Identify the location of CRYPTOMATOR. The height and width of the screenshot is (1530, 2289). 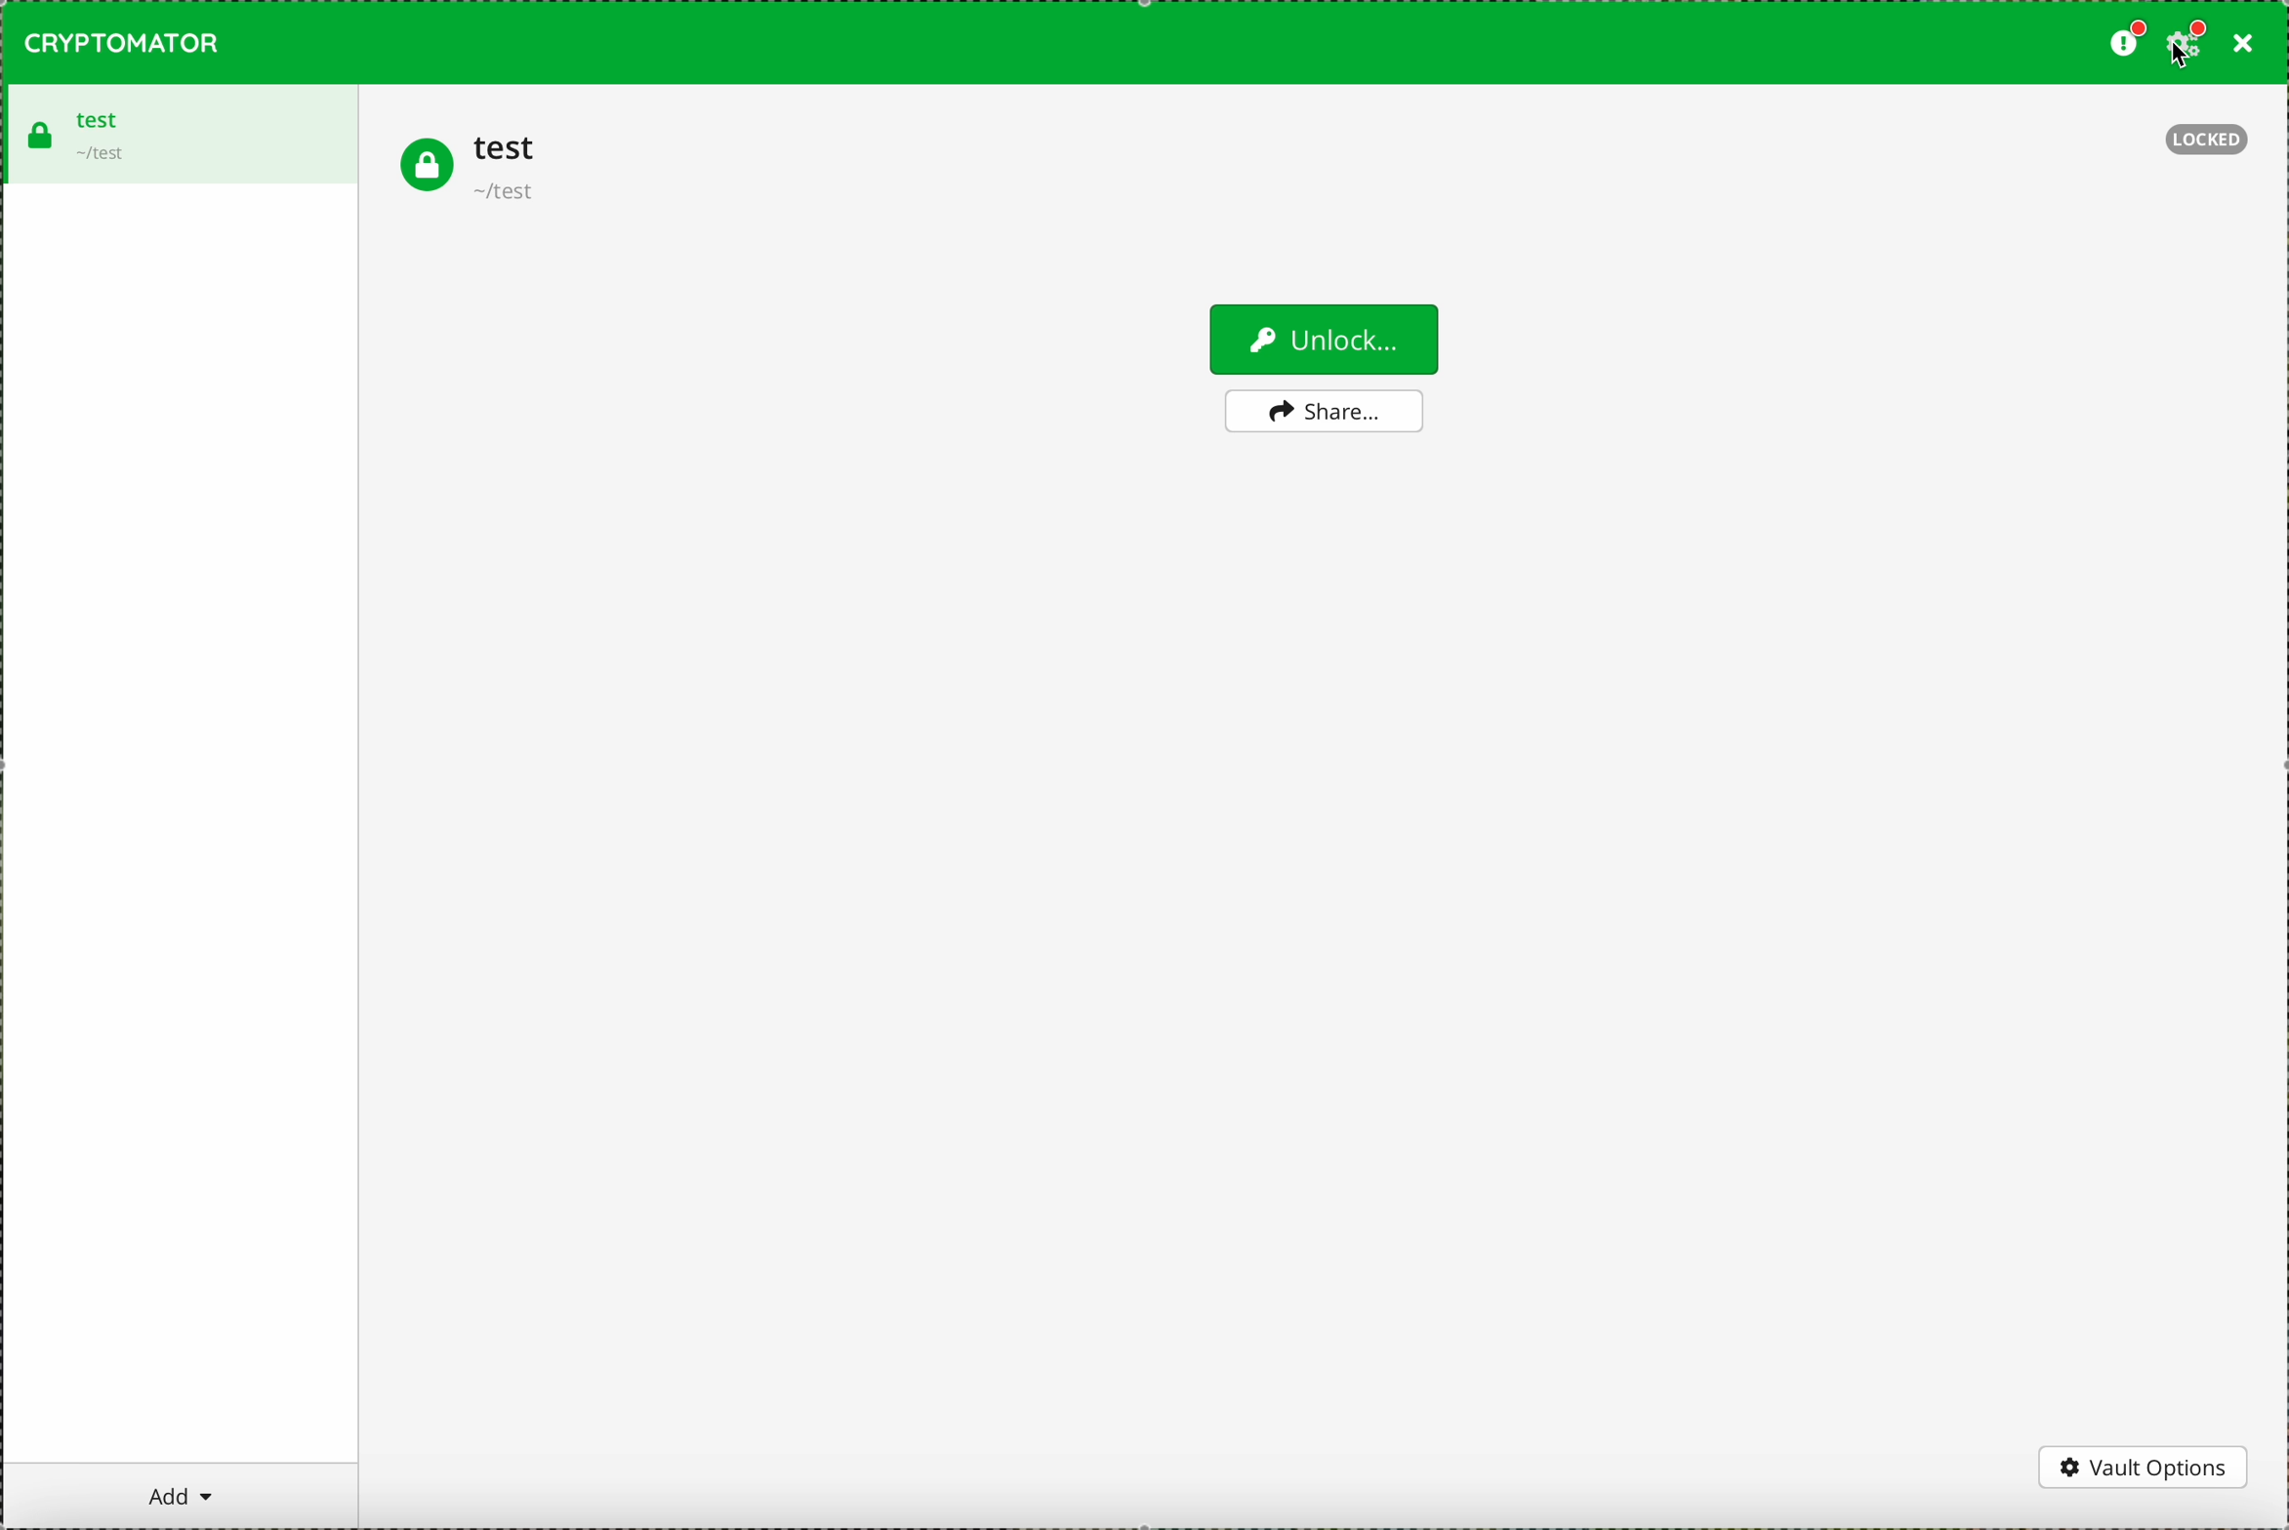
(121, 42).